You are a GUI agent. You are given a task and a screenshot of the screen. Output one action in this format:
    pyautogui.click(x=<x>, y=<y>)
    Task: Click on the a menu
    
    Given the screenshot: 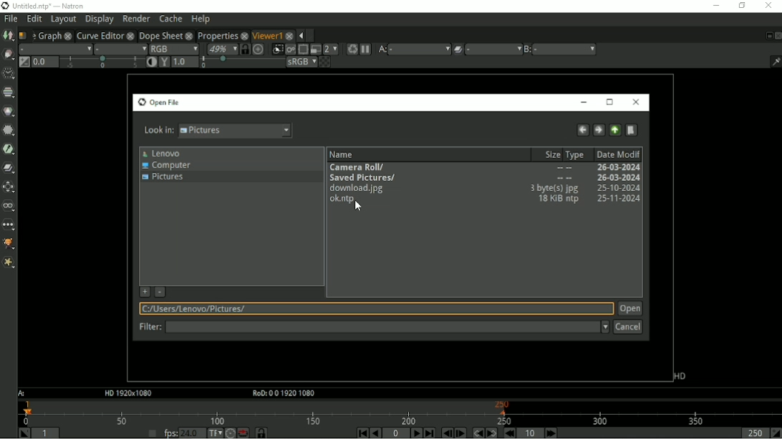 What is the action you would take?
    pyautogui.click(x=419, y=49)
    